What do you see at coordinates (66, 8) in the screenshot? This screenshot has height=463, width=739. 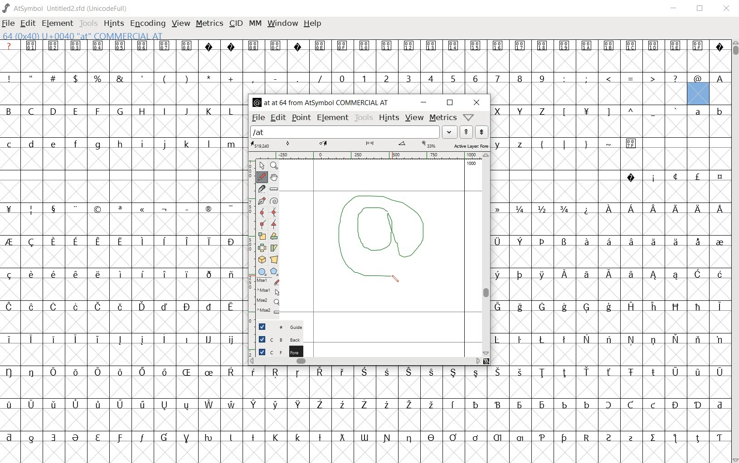 I see `FONT NAME` at bounding box center [66, 8].